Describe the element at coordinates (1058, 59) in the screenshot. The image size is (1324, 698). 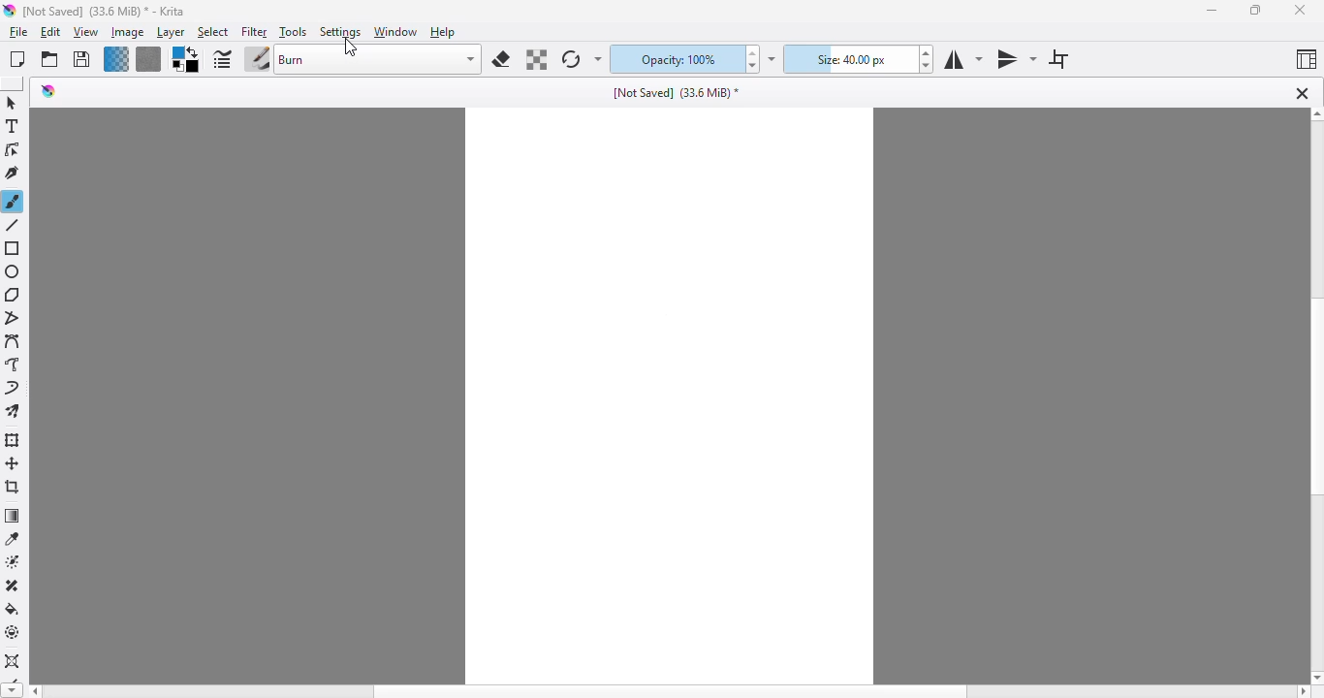
I see `wrap around mode` at that location.